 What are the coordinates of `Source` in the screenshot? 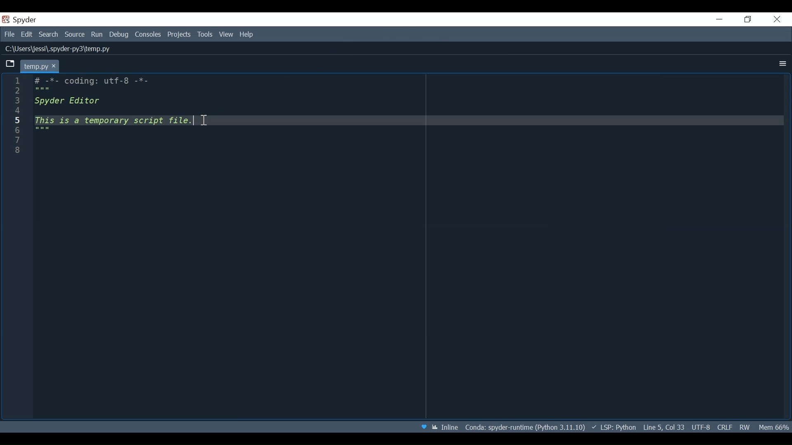 It's located at (75, 34).